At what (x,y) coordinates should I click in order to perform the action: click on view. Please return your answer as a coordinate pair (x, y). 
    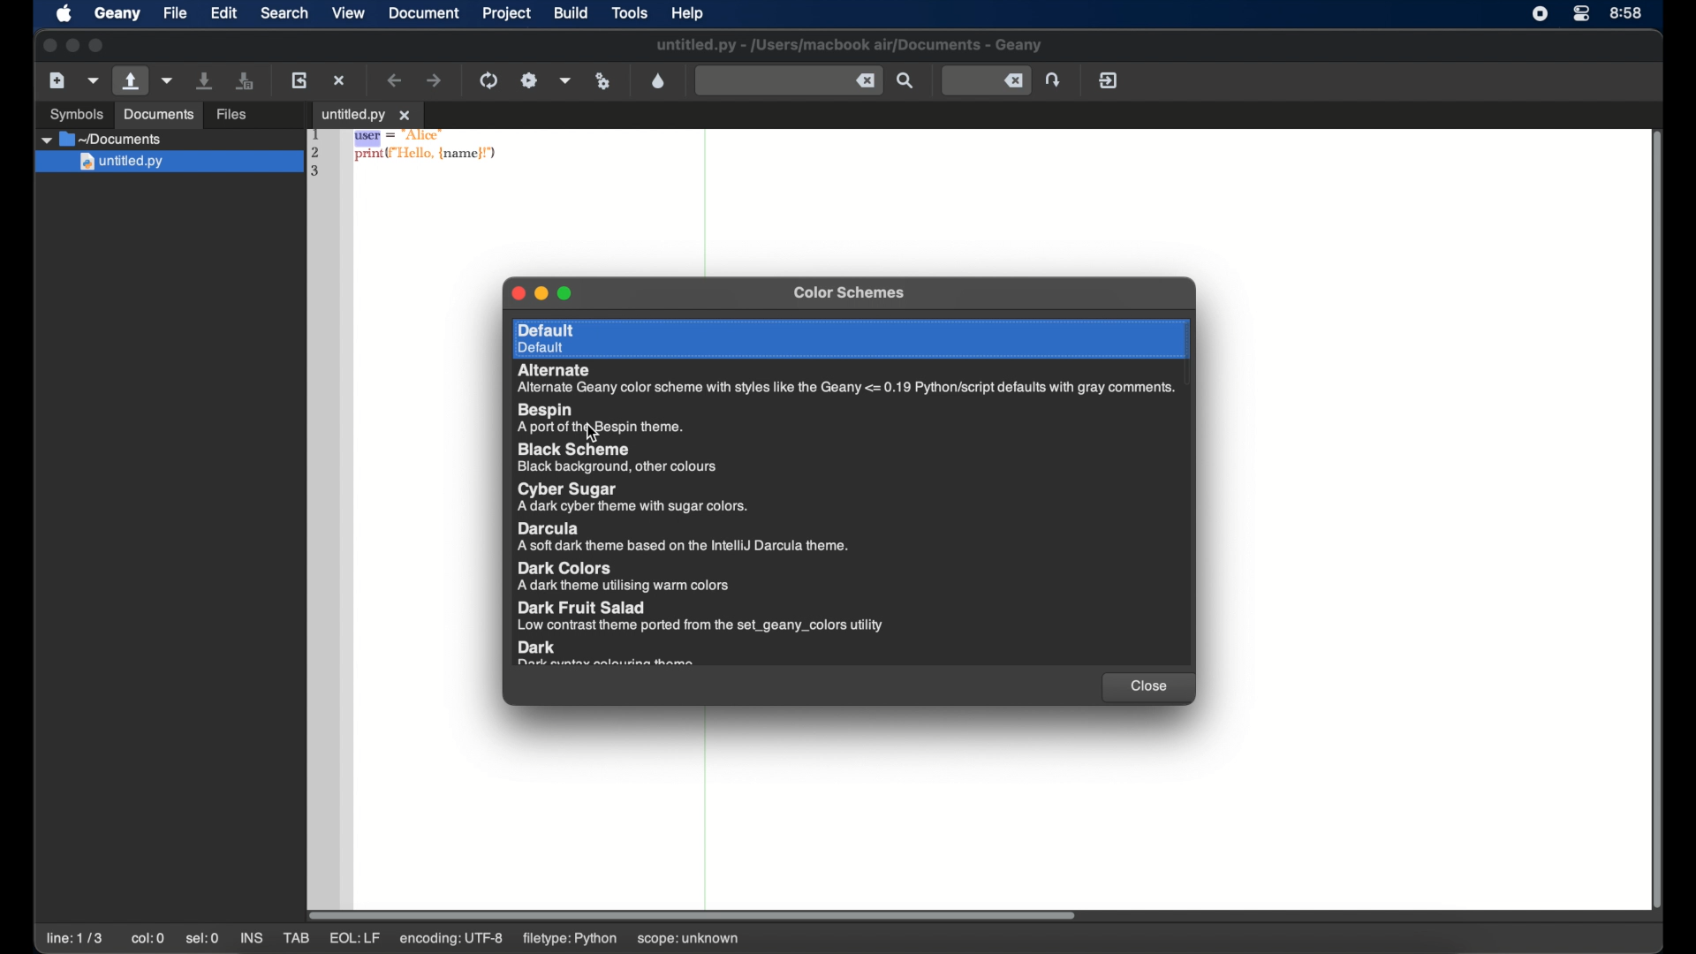
    Looking at the image, I should click on (349, 12).